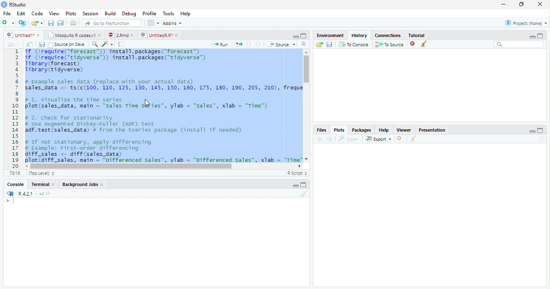 The image size is (550, 289). Describe the element at coordinates (296, 37) in the screenshot. I see `Minimize` at that location.